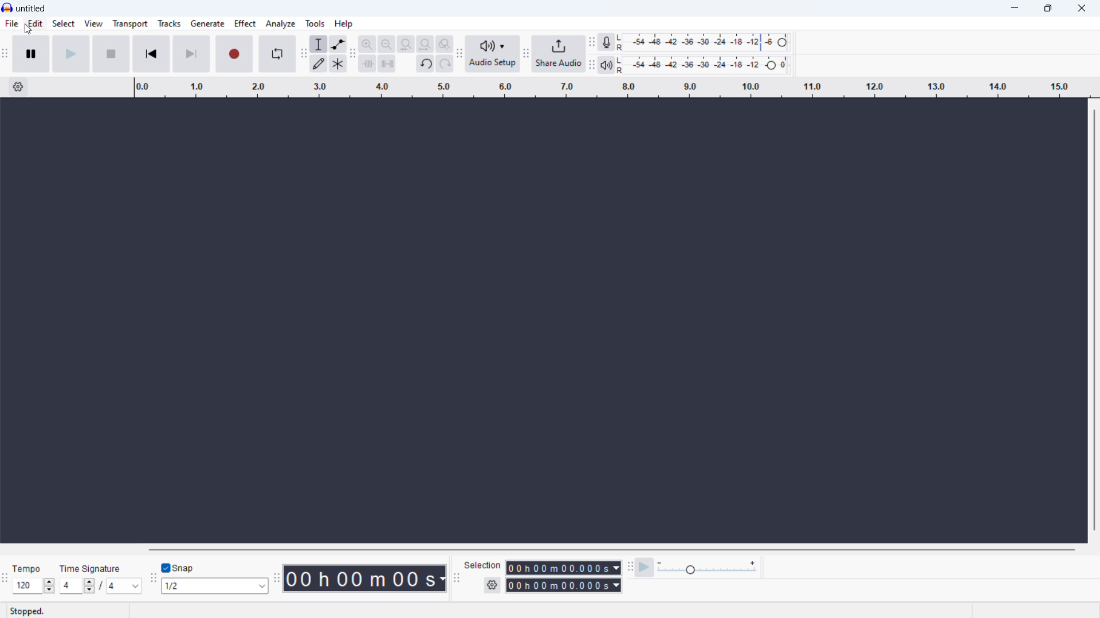 The image size is (1100, 618). What do you see at coordinates (425, 44) in the screenshot?
I see `fit project to width` at bounding box center [425, 44].